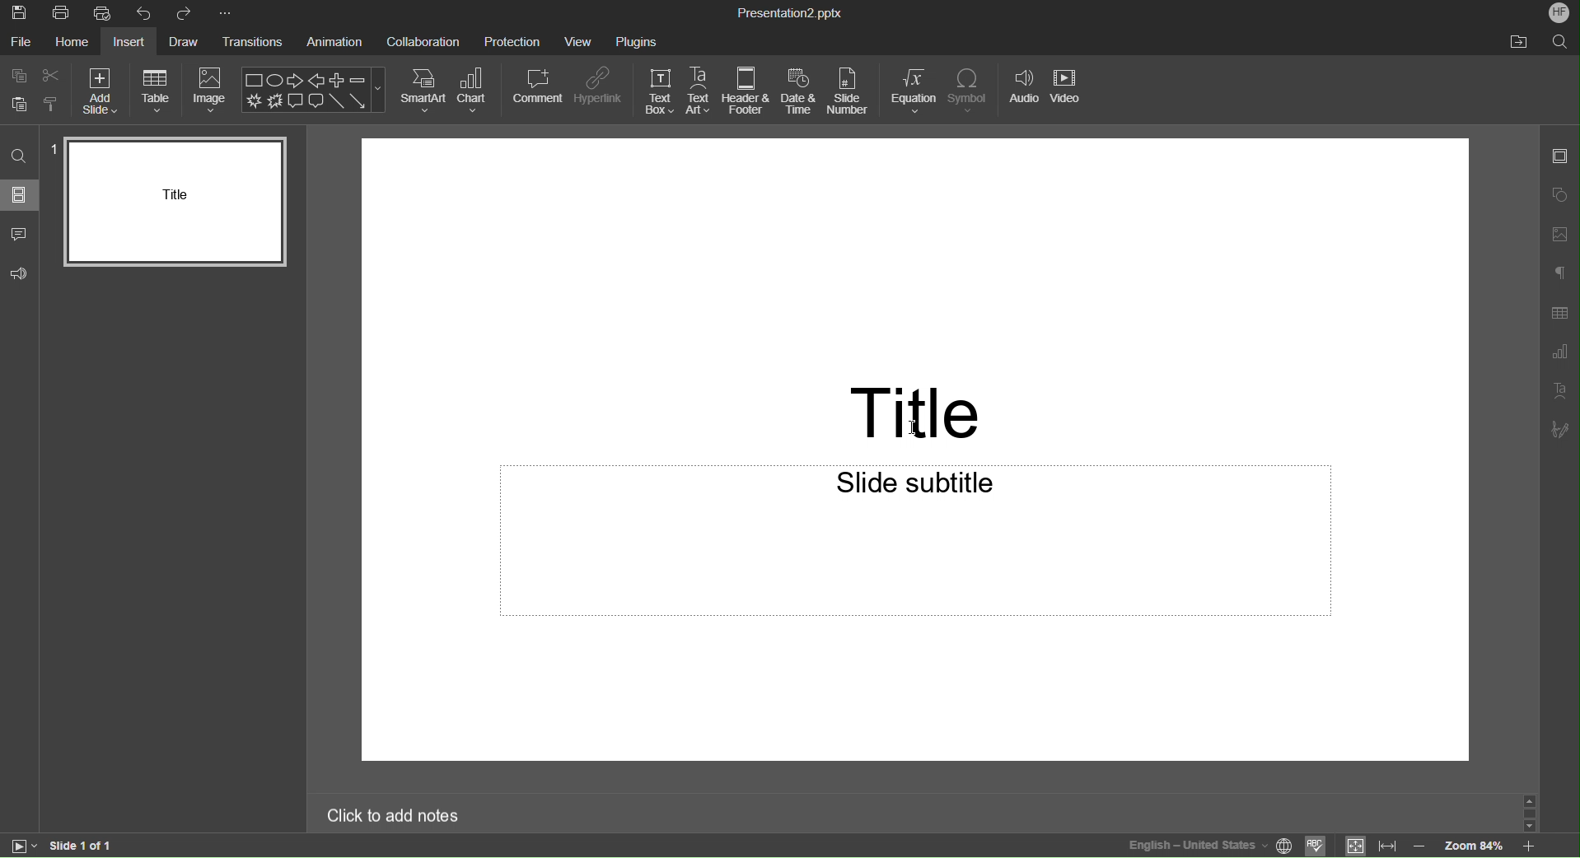  I want to click on Copy, so click(16, 76).